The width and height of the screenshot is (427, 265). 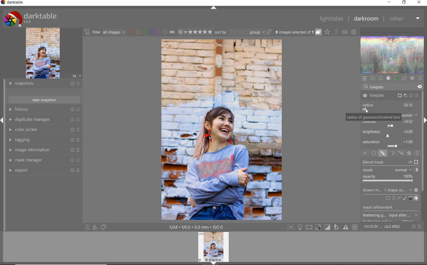 What do you see at coordinates (404, 198) in the screenshot?
I see `add brush` at bounding box center [404, 198].